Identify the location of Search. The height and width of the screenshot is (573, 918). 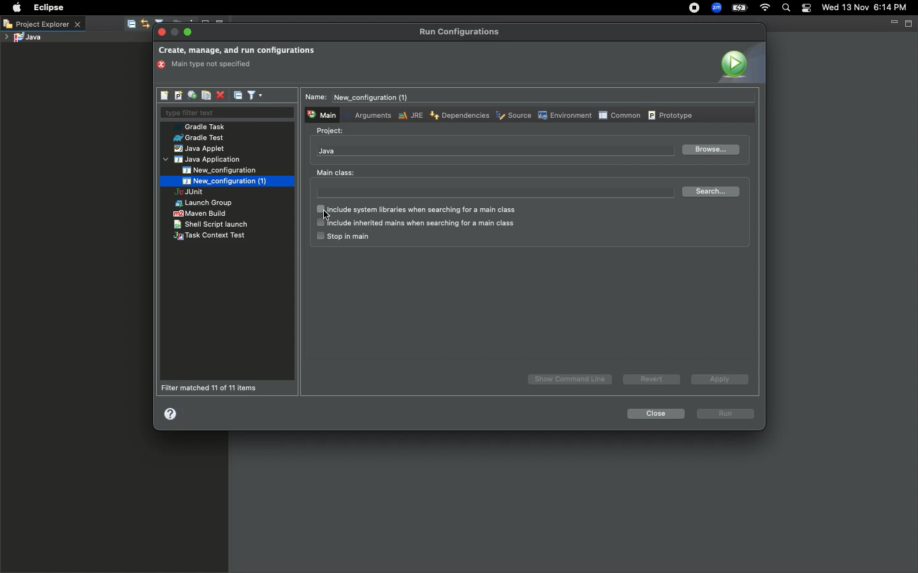
(785, 9).